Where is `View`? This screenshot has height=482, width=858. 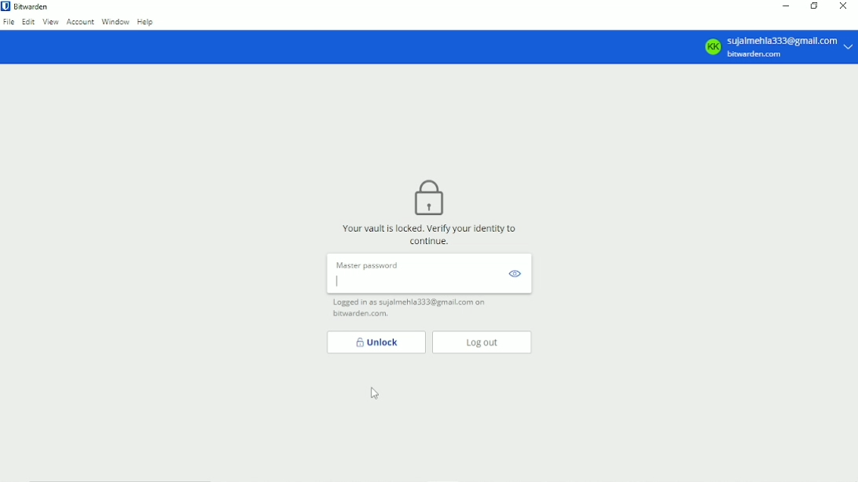 View is located at coordinates (50, 22).